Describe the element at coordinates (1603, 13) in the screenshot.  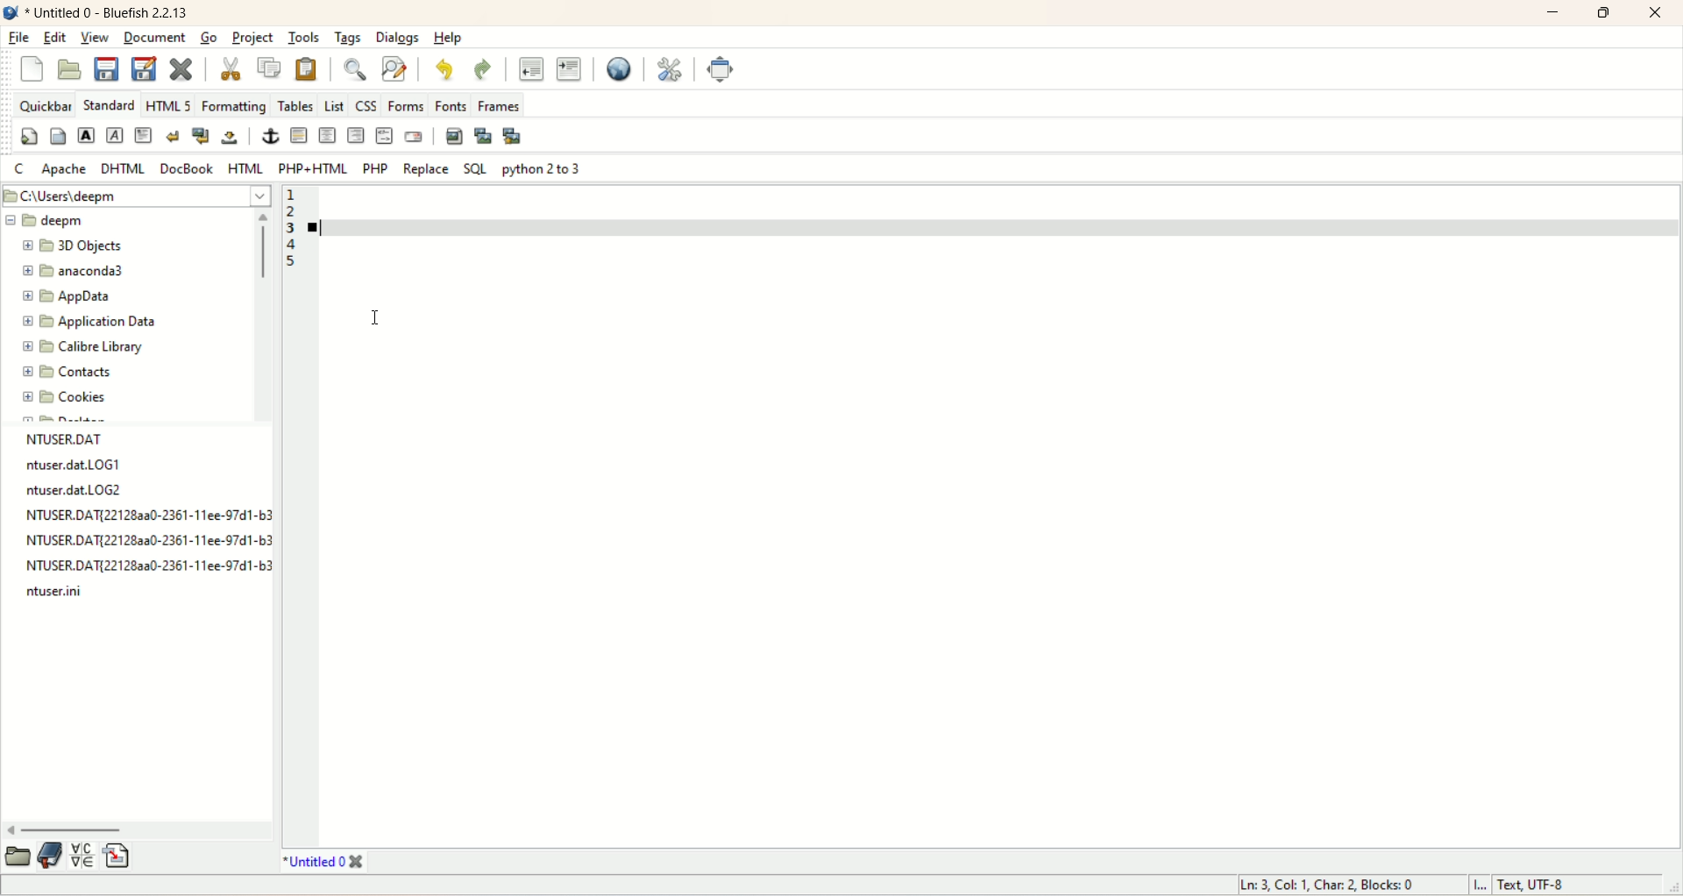
I see `maximize` at that location.